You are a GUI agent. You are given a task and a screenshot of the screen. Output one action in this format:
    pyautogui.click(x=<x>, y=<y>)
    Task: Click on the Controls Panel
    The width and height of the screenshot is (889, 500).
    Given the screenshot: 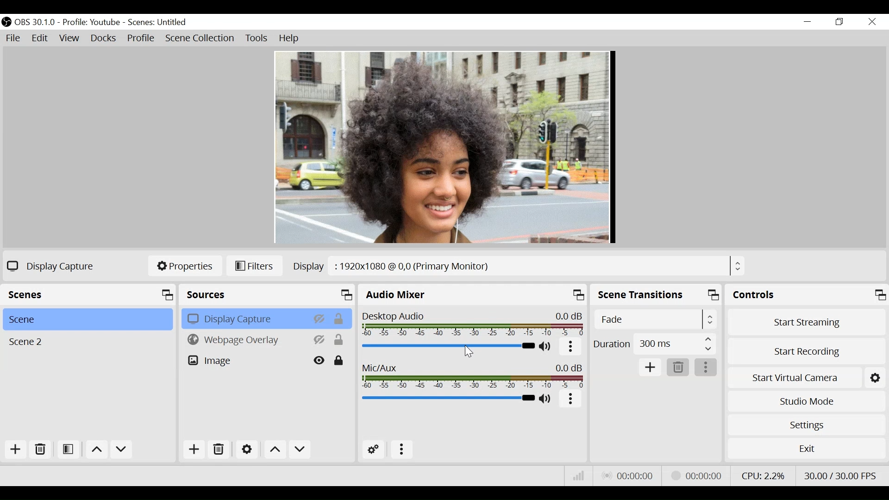 What is the action you would take?
    pyautogui.click(x=807, y=294)
    